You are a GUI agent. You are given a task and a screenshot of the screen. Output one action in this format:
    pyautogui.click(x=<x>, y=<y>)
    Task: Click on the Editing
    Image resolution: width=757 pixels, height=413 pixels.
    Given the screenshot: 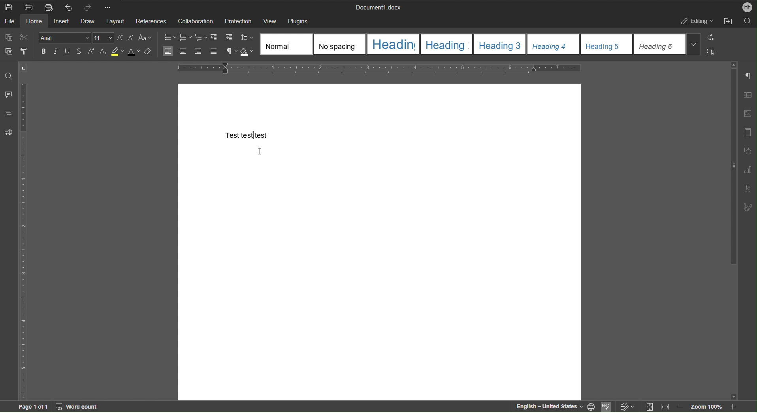 What is the action you would take?
    pyautogui.click(x=696, y=21)
    